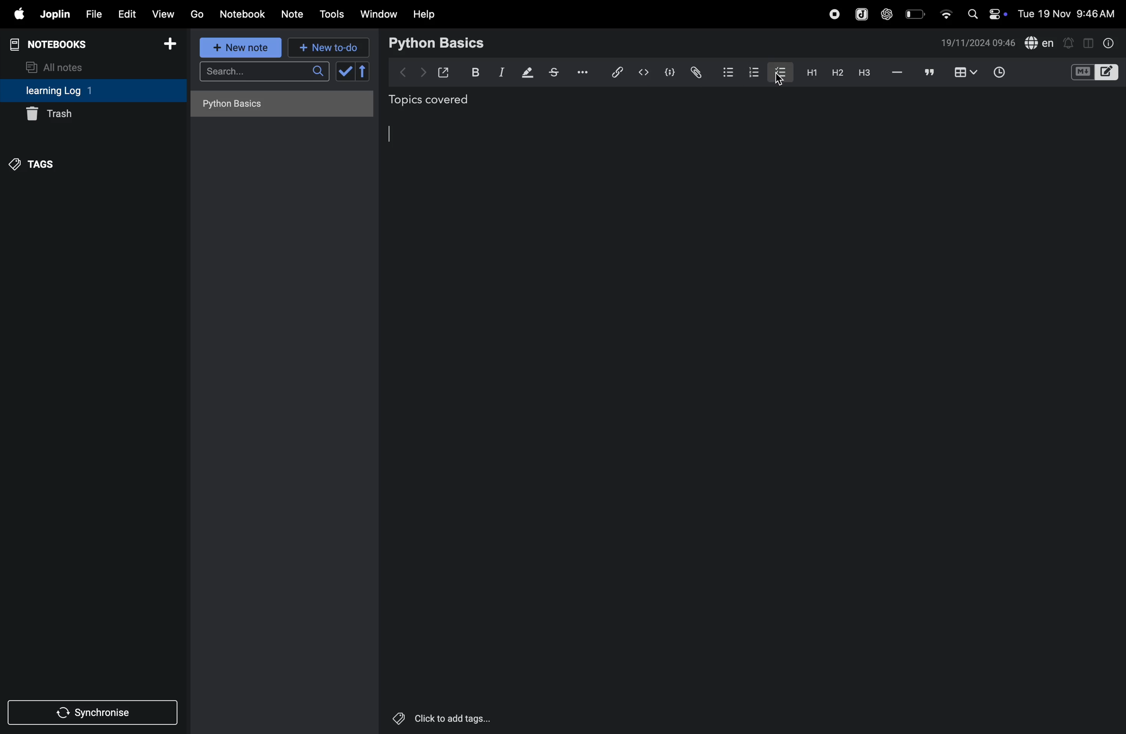 This screenshot has height=734, width=1126. I want to click on itallic, so click(500, 73).